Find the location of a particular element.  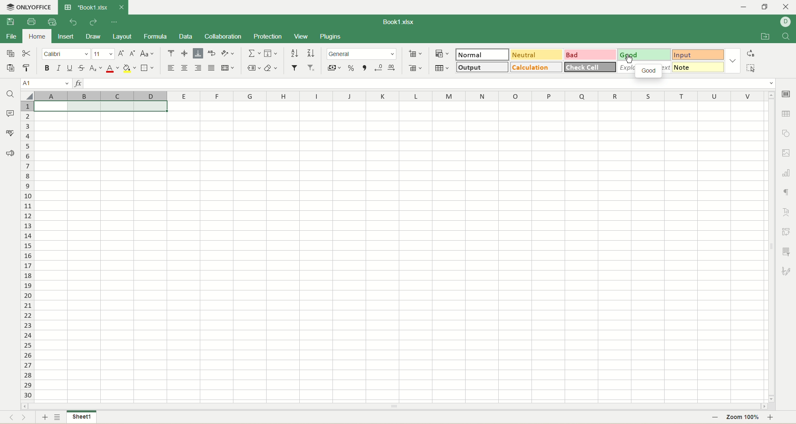

chart settings is located at coordinates (786, 172).